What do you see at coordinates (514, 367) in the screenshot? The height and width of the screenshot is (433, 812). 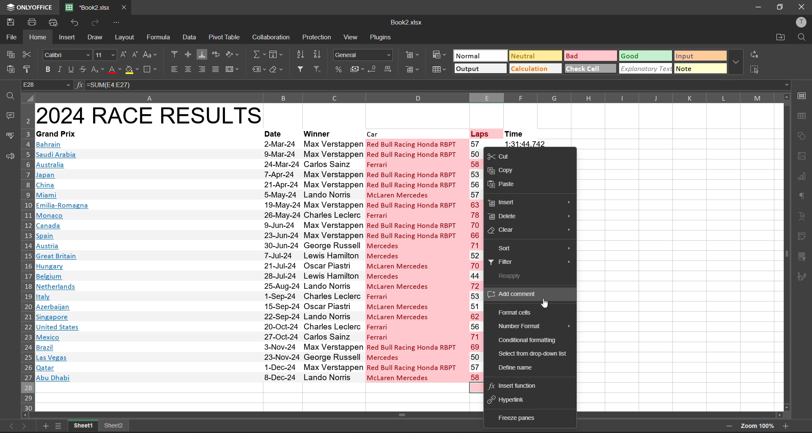 I see `define name` at bounding box center [514, 367].